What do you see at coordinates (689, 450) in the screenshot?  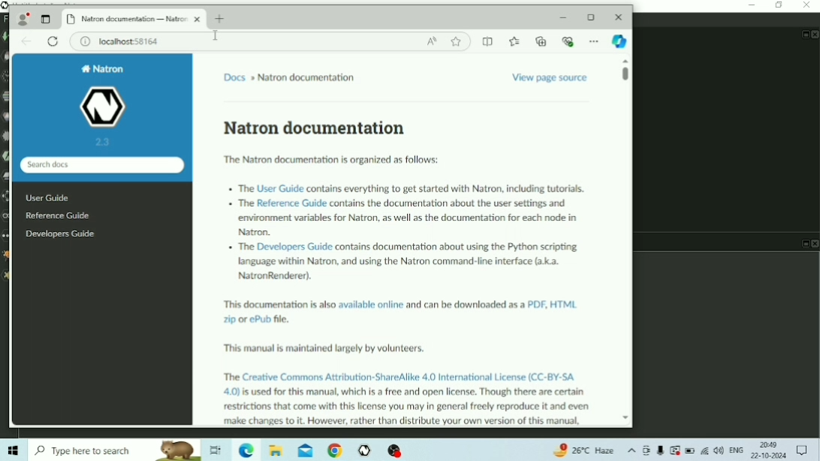 I see `Battery` at bounding box center [689, 450].